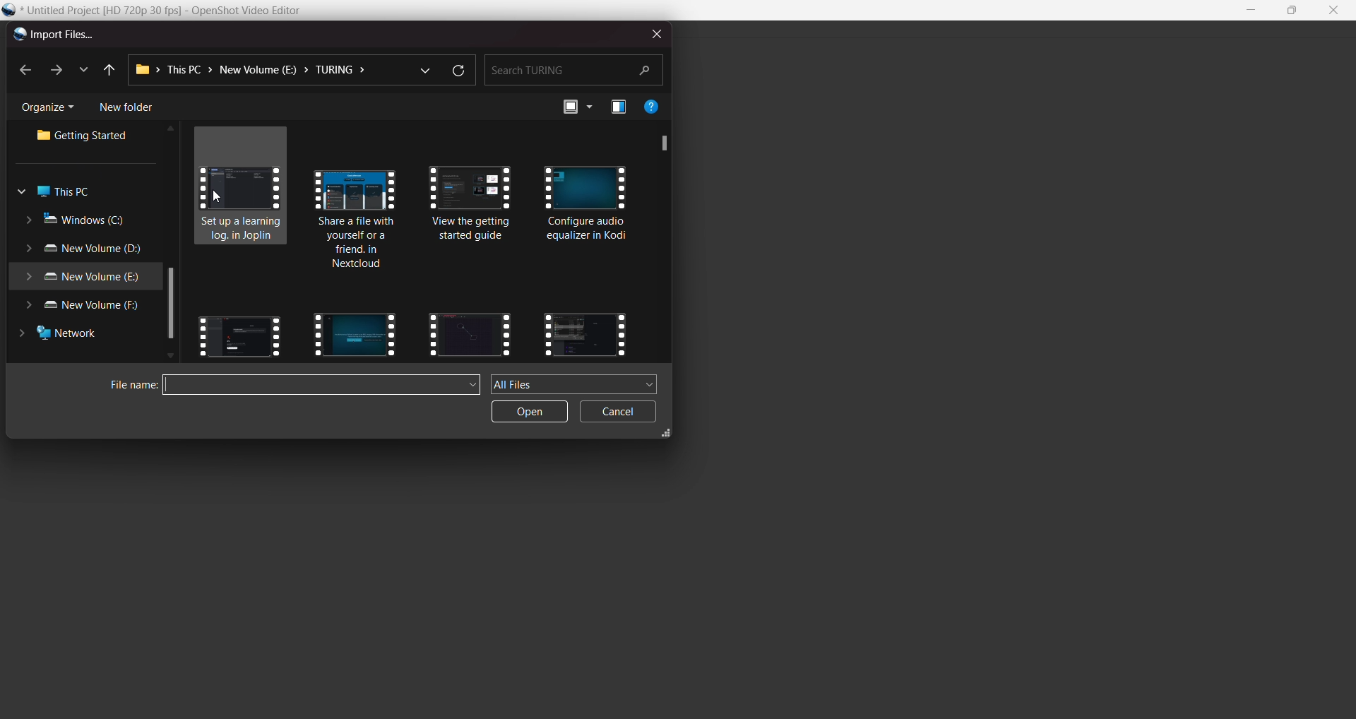  What do you see at coordinates (256, 70) in the screenshot?
I see `path` at bounding box center [256, 70].